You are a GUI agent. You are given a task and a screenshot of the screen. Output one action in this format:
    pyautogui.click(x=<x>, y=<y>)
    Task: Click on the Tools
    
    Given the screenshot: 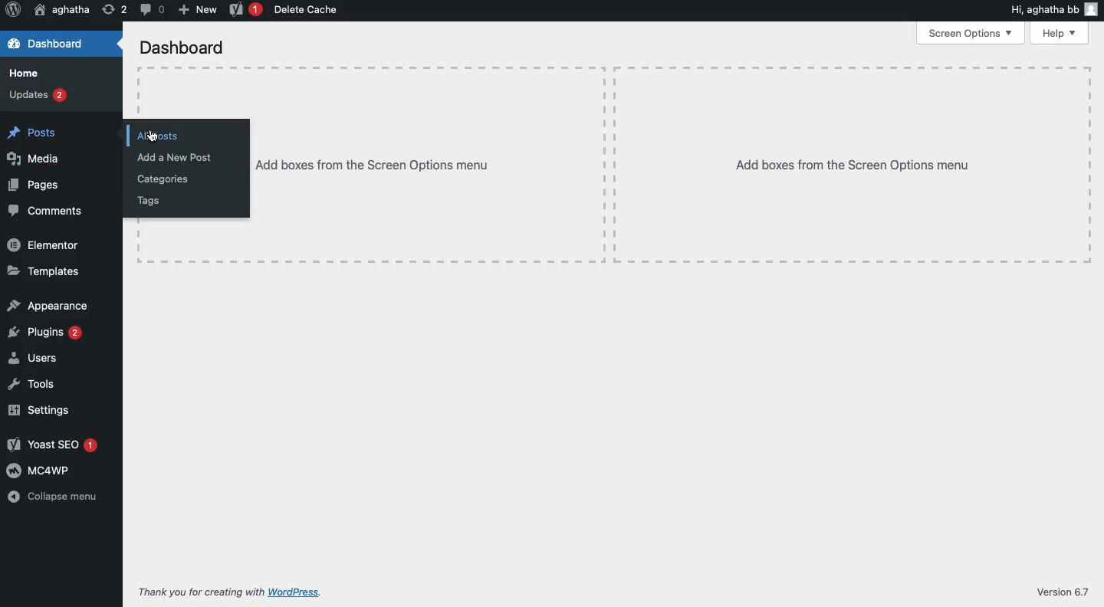 What is the action you would take?
    pyautogui.click(x=33, y=382)
    